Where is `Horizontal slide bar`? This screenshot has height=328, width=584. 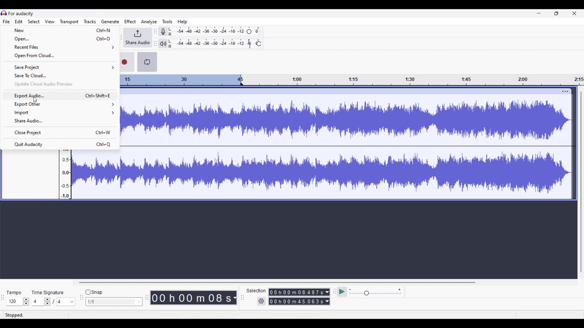
Horizontal slide bar is located at coordinates (277, 282).